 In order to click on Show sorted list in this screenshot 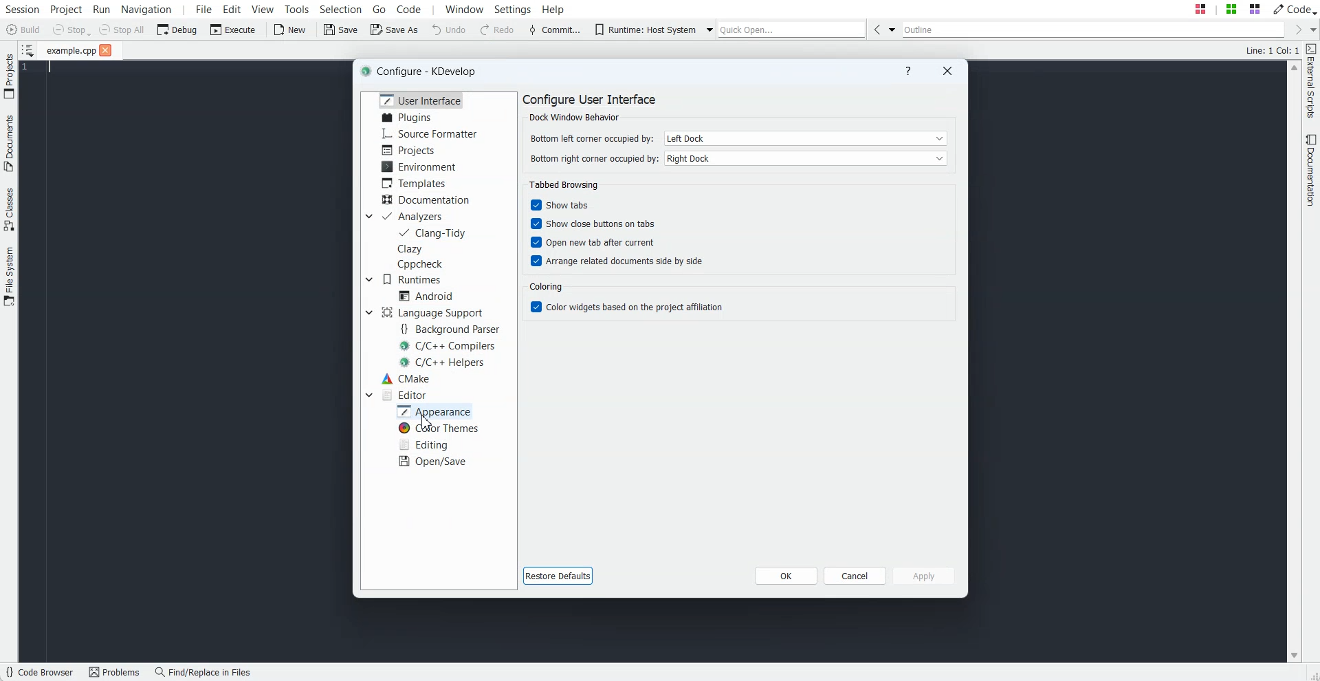, I will do `click(29, 49)`.